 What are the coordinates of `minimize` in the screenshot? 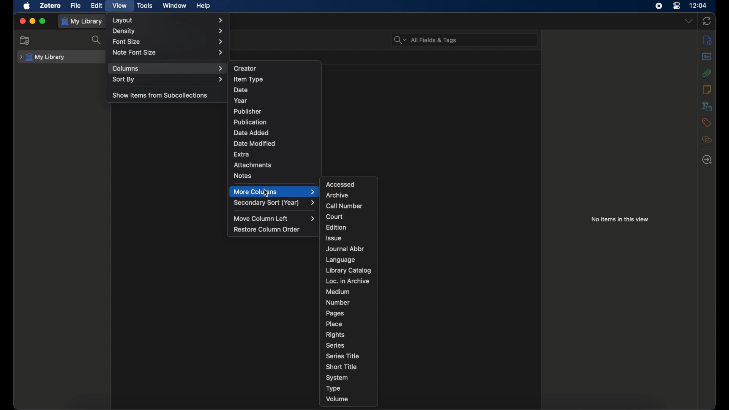 It's located at (32, 21).